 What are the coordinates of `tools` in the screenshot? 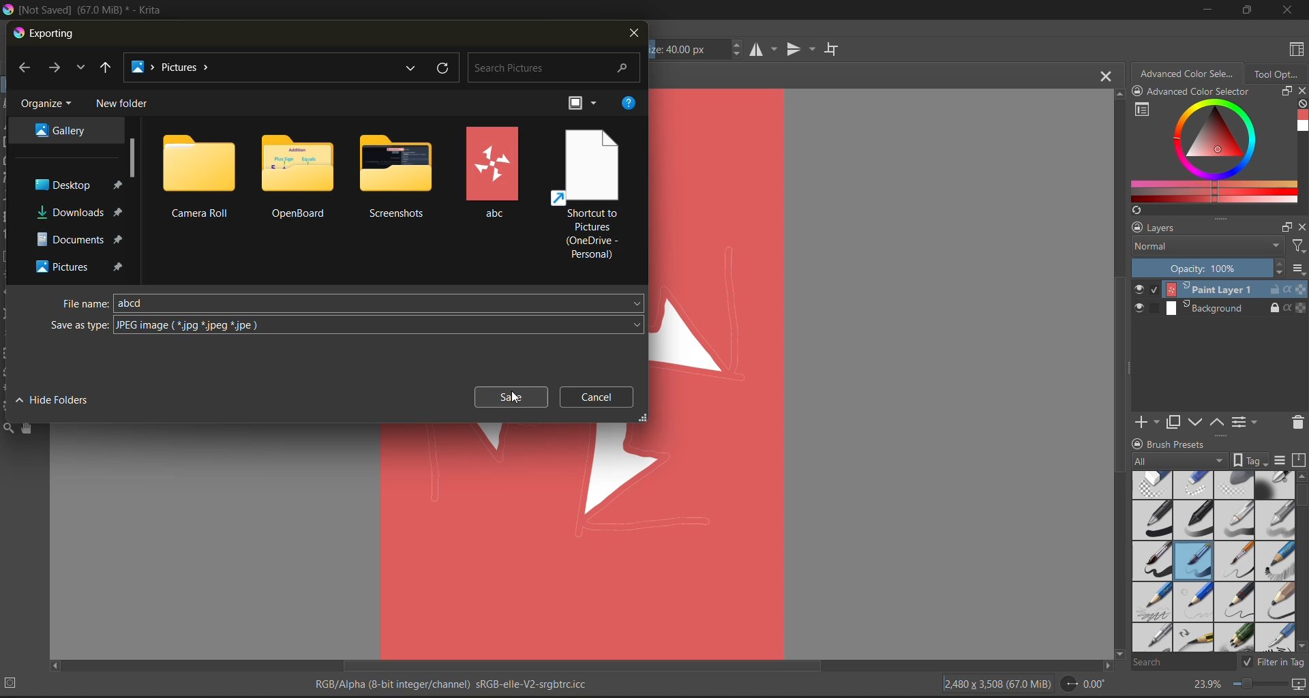 It's located at (8, 427).